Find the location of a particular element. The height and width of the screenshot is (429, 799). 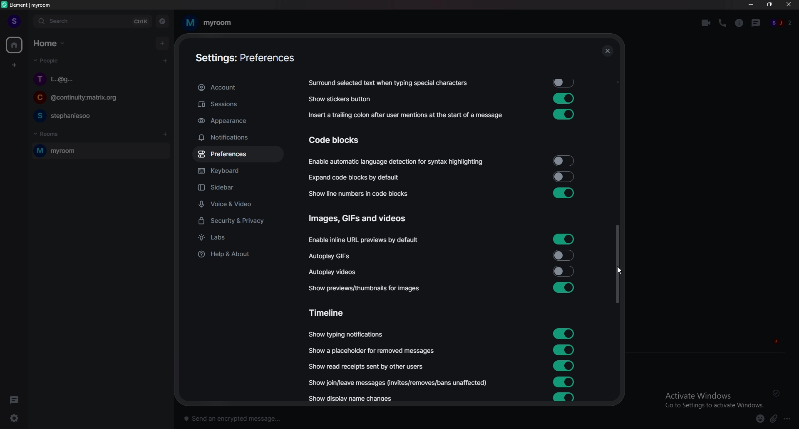

explore room is located at coordinates (163, 21).